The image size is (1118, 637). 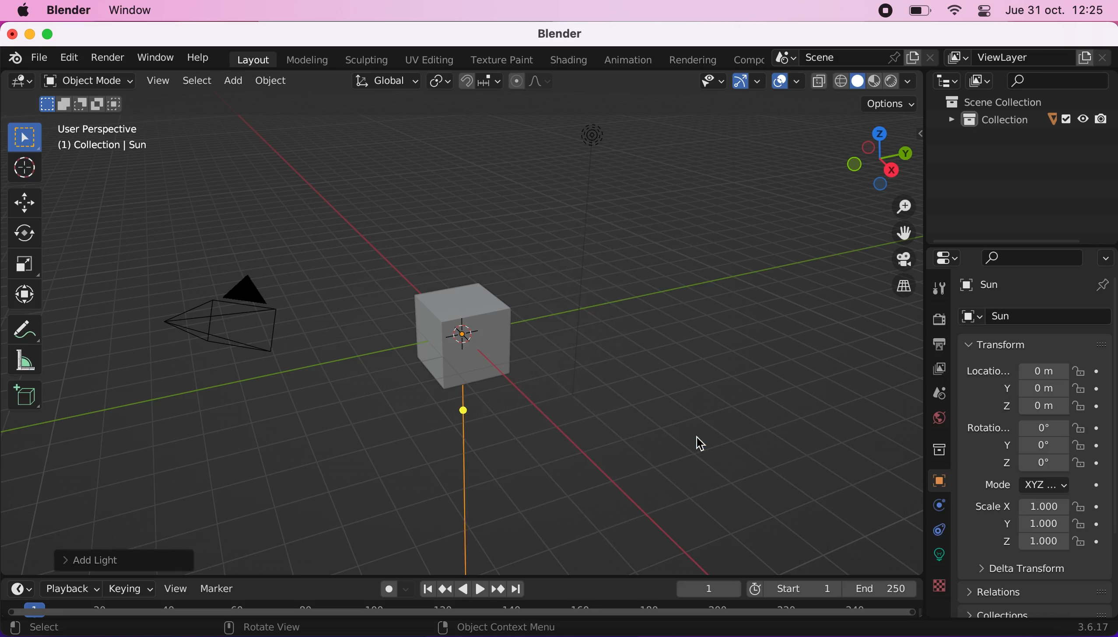 I want to click on search, so click(x=1051, y=80).